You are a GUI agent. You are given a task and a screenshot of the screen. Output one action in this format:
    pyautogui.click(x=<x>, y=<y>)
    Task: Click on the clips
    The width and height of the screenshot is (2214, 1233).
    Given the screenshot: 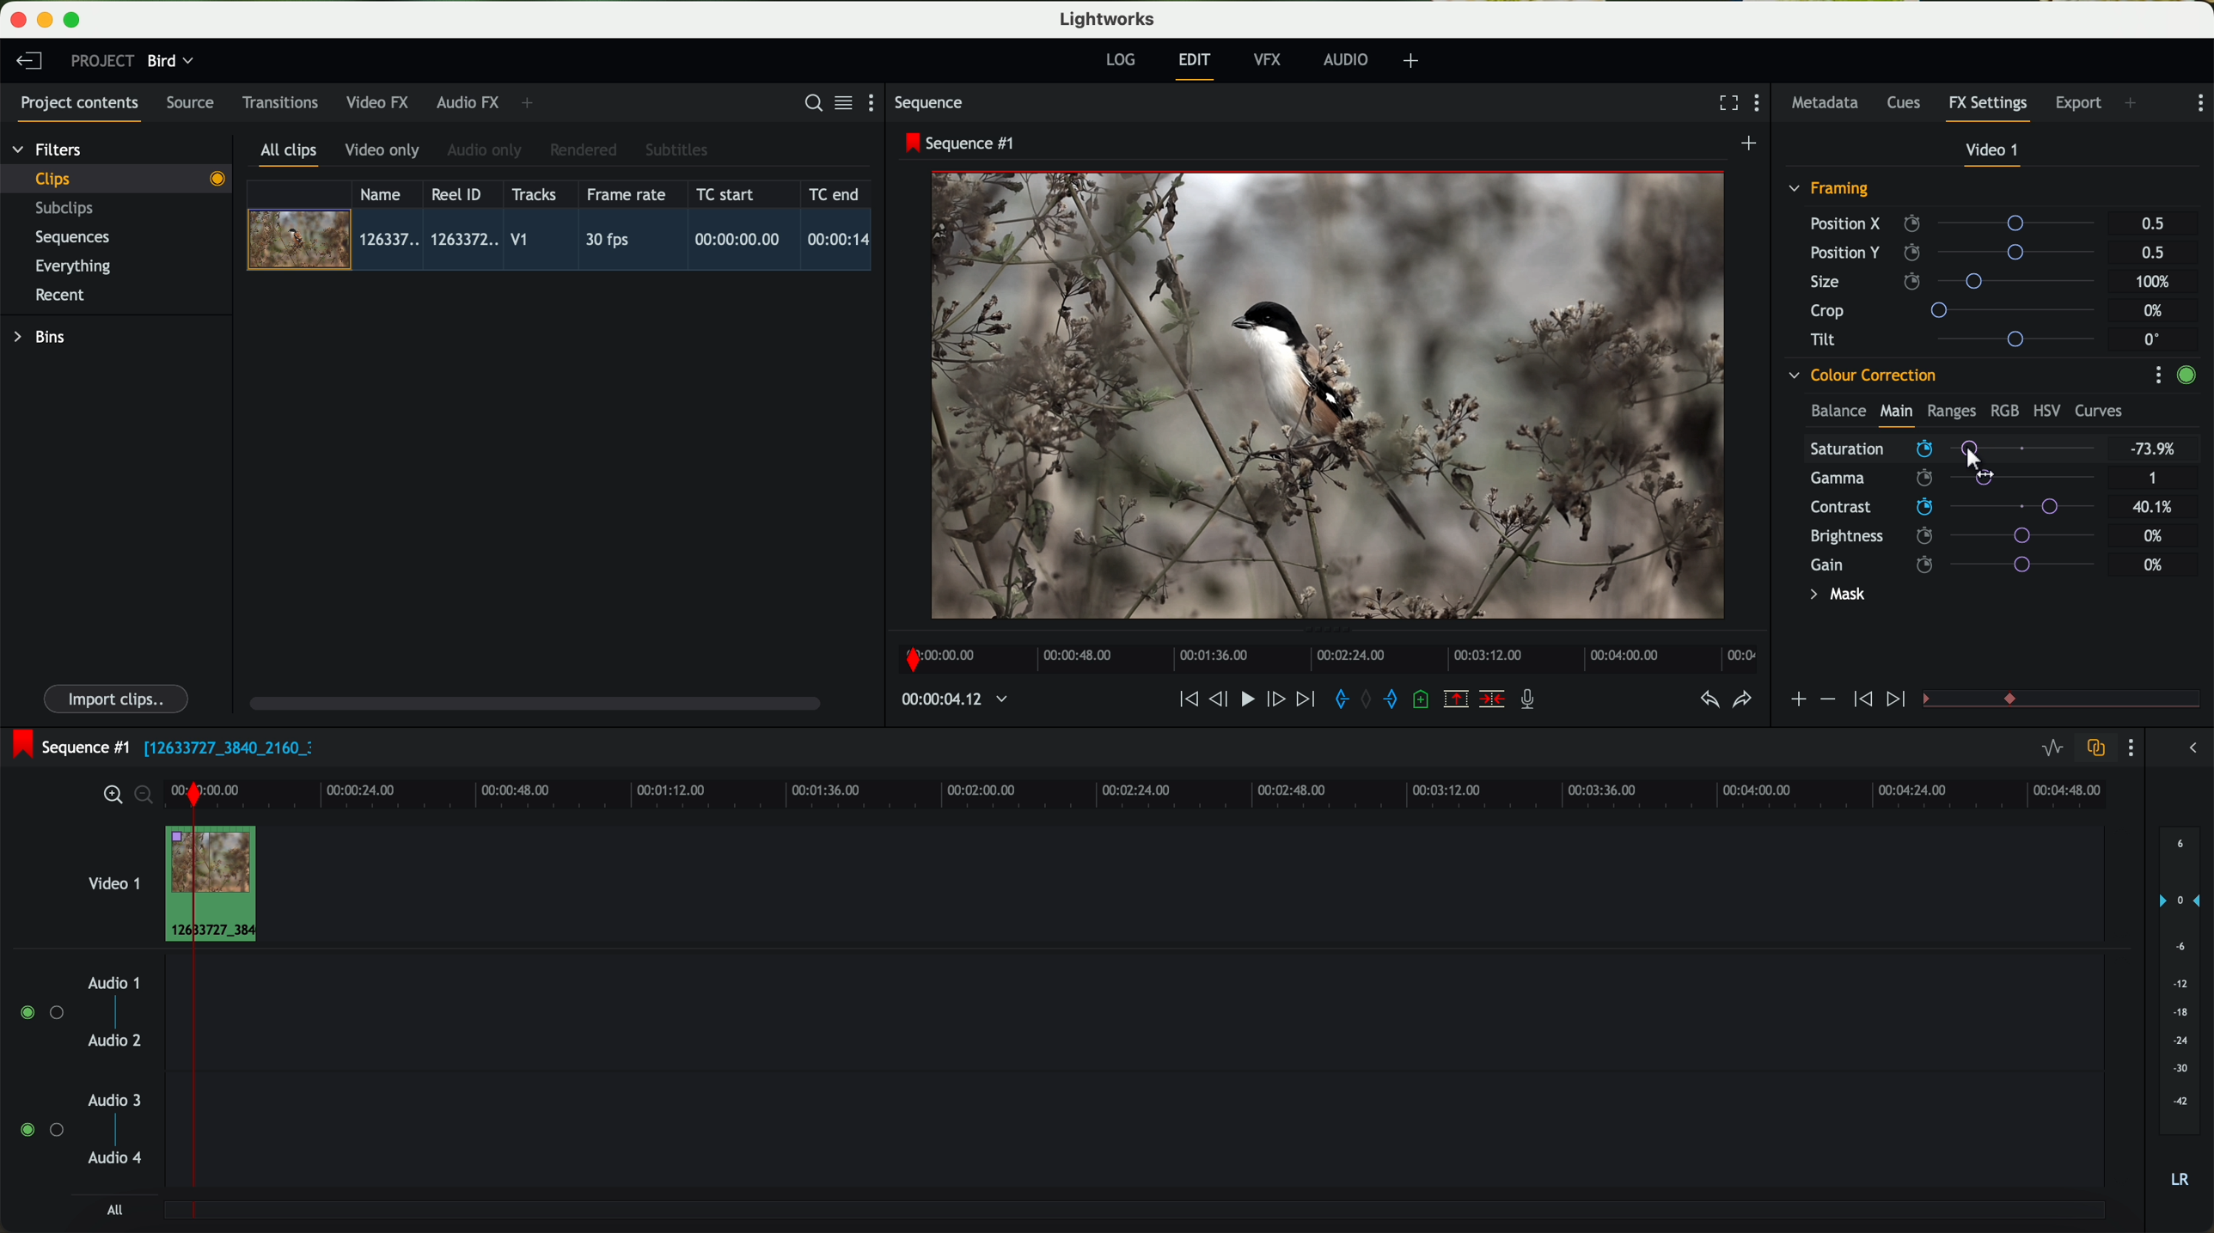 What is the action you would take?
    pyautogui.click(x=117, y=178)
    